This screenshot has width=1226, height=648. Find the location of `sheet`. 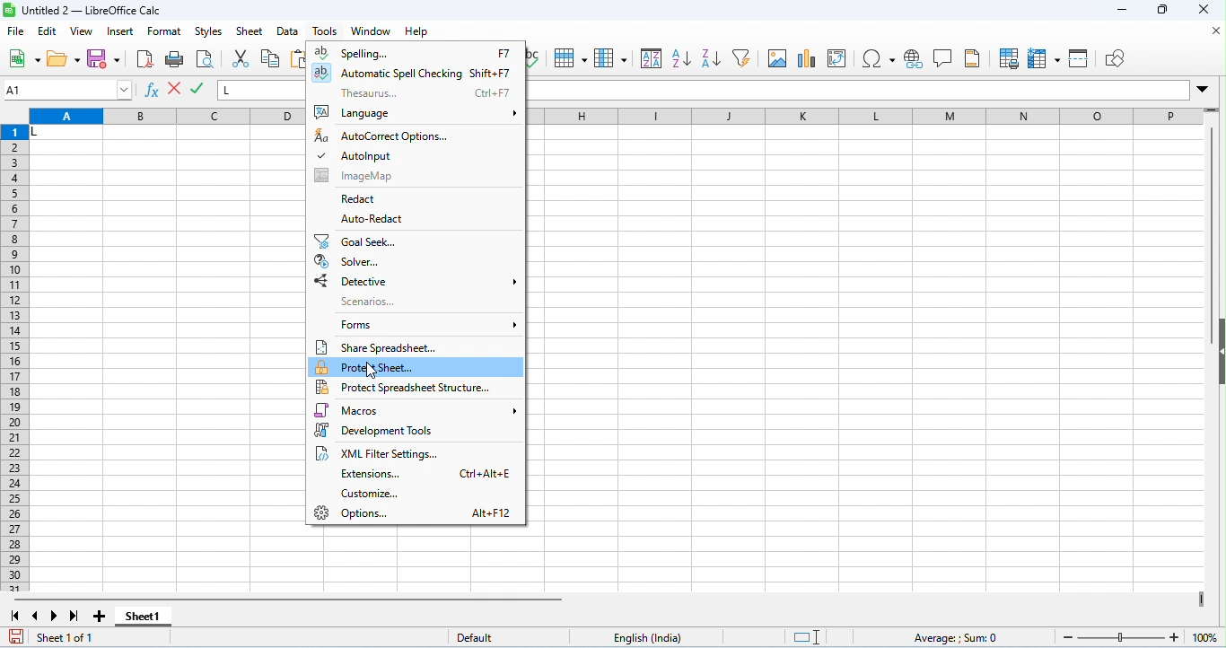

sheet is located at coordinates (250, 31).